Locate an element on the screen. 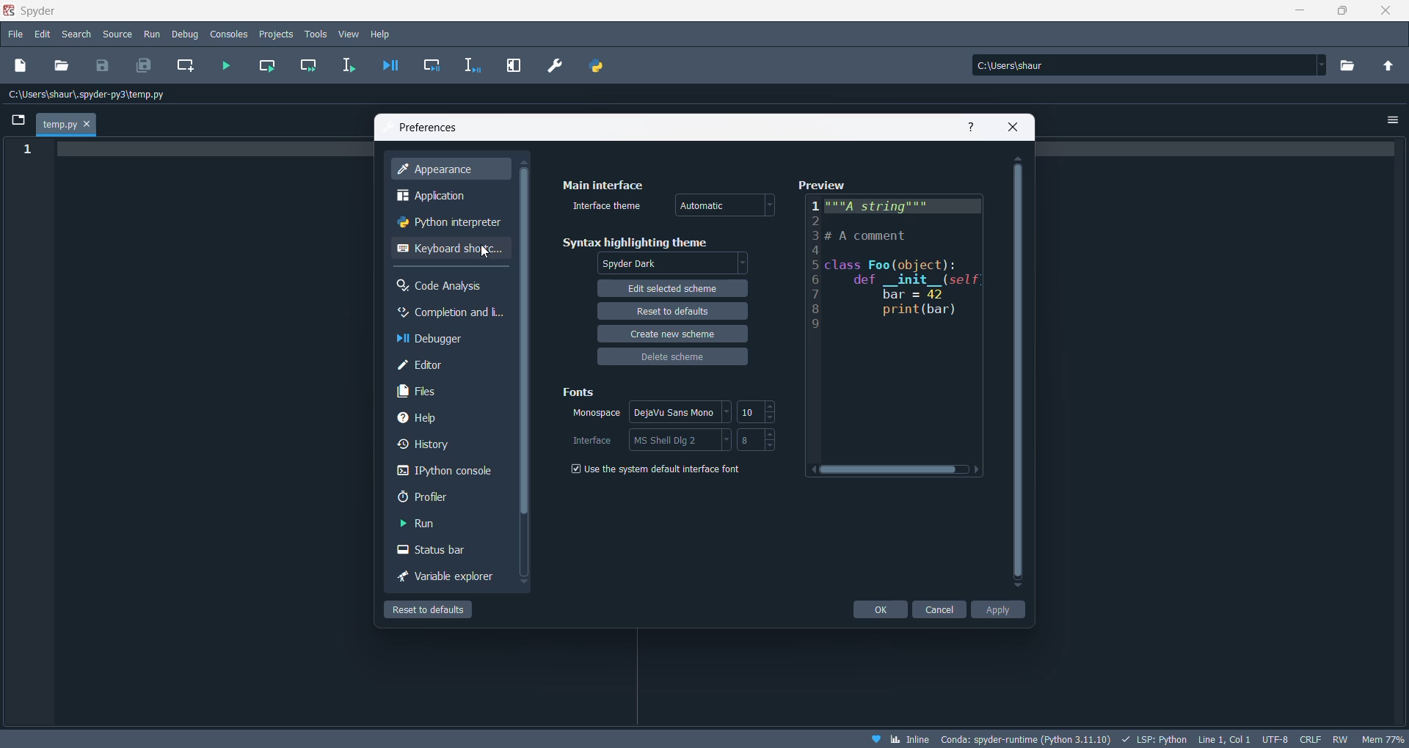 This screenshot has height=748, width=1409. debug cell is located at coordinates (433, 65).